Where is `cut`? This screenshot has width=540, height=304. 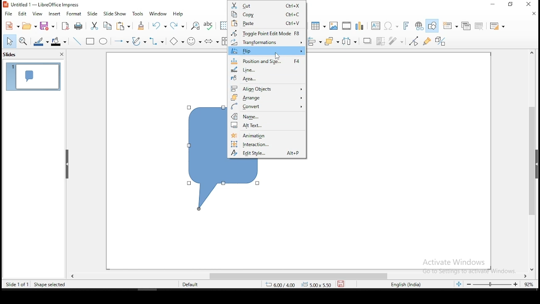 cut is located at coordinates (94, 26).